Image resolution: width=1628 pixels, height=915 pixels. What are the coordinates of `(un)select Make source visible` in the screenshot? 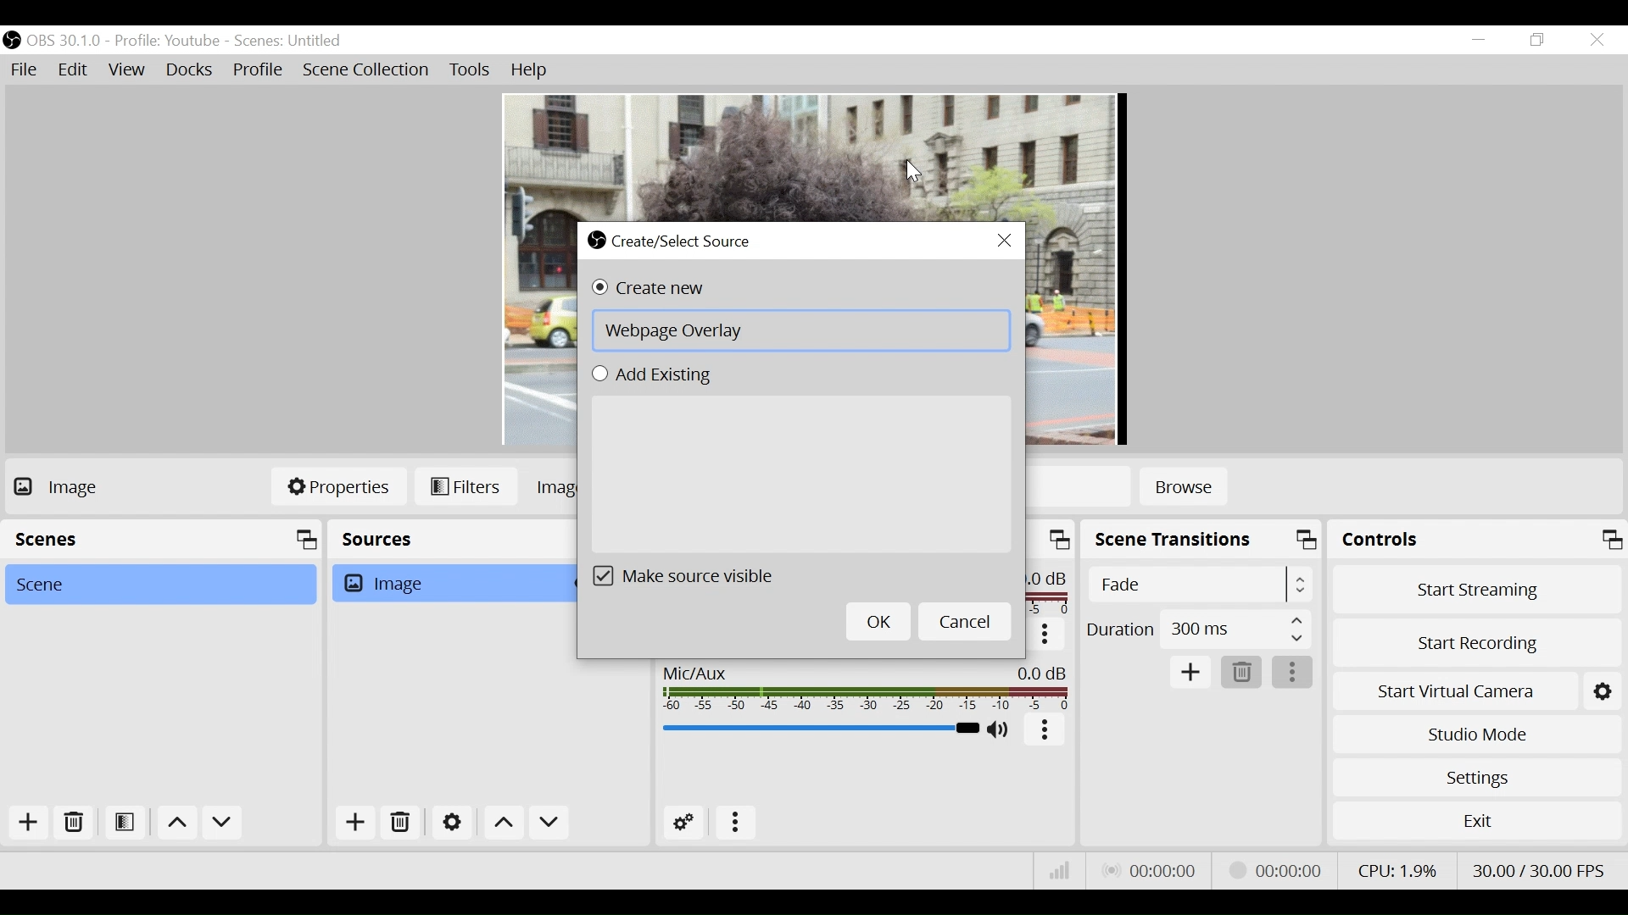 It's located at (694, 576).